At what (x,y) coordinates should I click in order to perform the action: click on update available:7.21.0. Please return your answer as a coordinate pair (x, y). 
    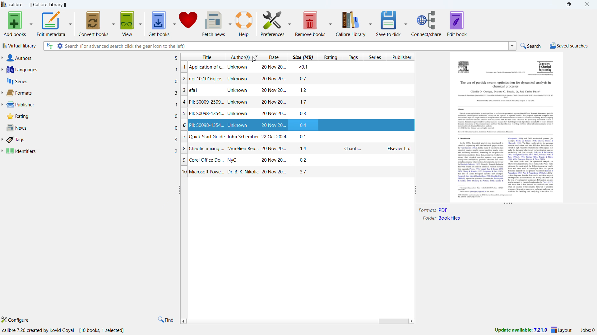
    Looking at the image, I should click on (520, 330).